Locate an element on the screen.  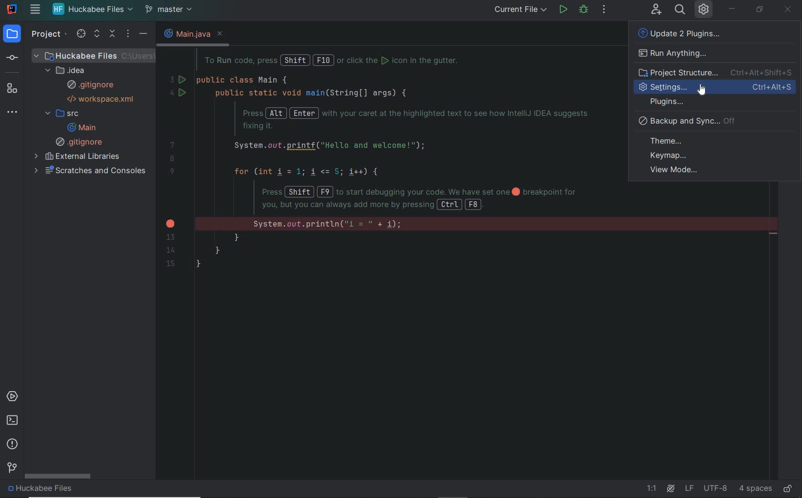
update 2 plugins is located at coordinates (686, 34).